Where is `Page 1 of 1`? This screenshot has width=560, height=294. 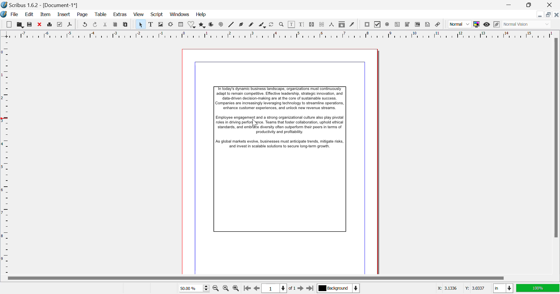
Page 1 of 1 is located at coordinates (280, 289).